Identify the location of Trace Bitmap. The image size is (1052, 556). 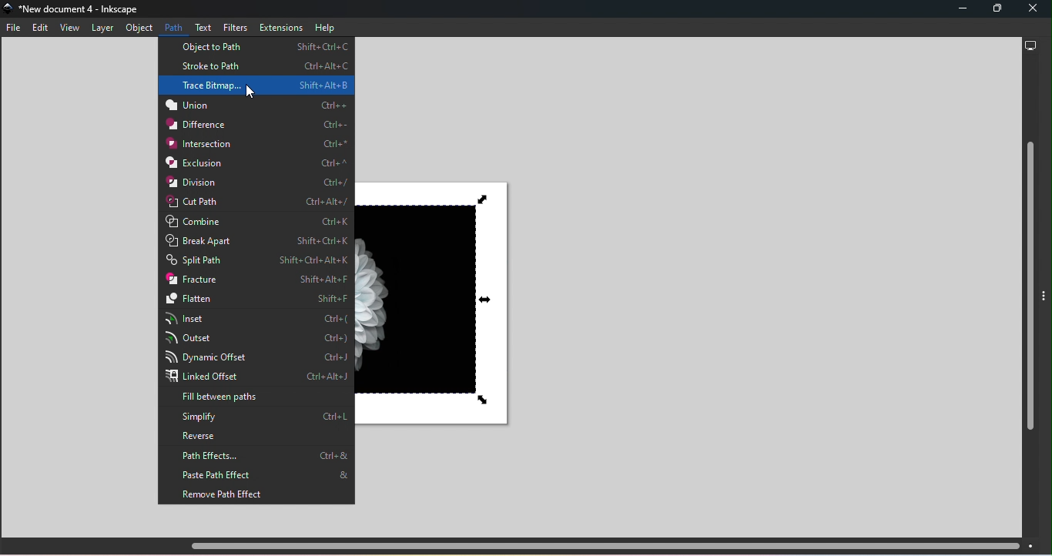
(260, 84).